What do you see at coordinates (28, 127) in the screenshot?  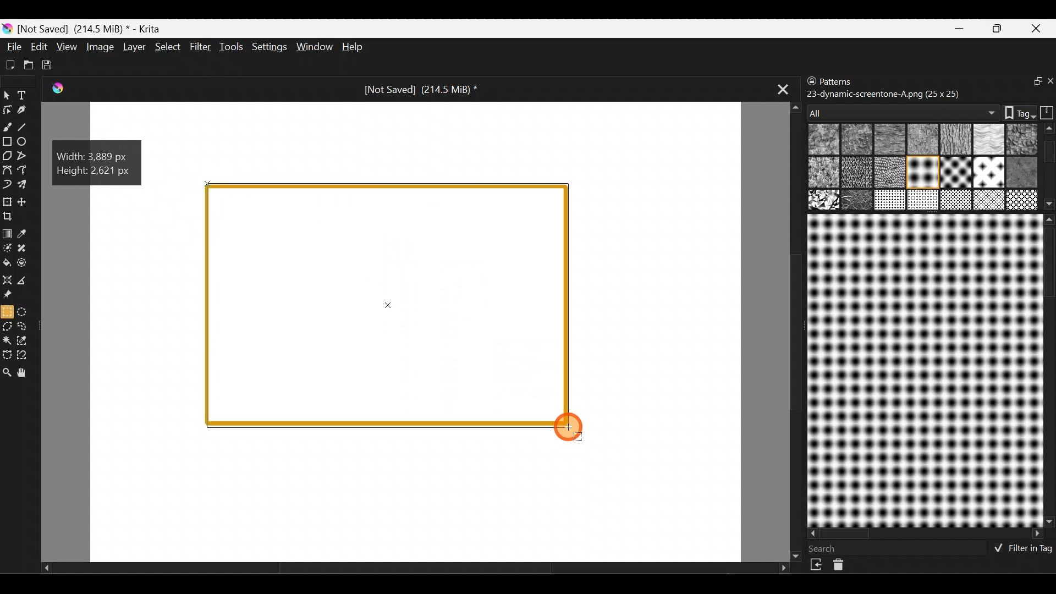 I see `Line tool` at bounding box center [28, 127].